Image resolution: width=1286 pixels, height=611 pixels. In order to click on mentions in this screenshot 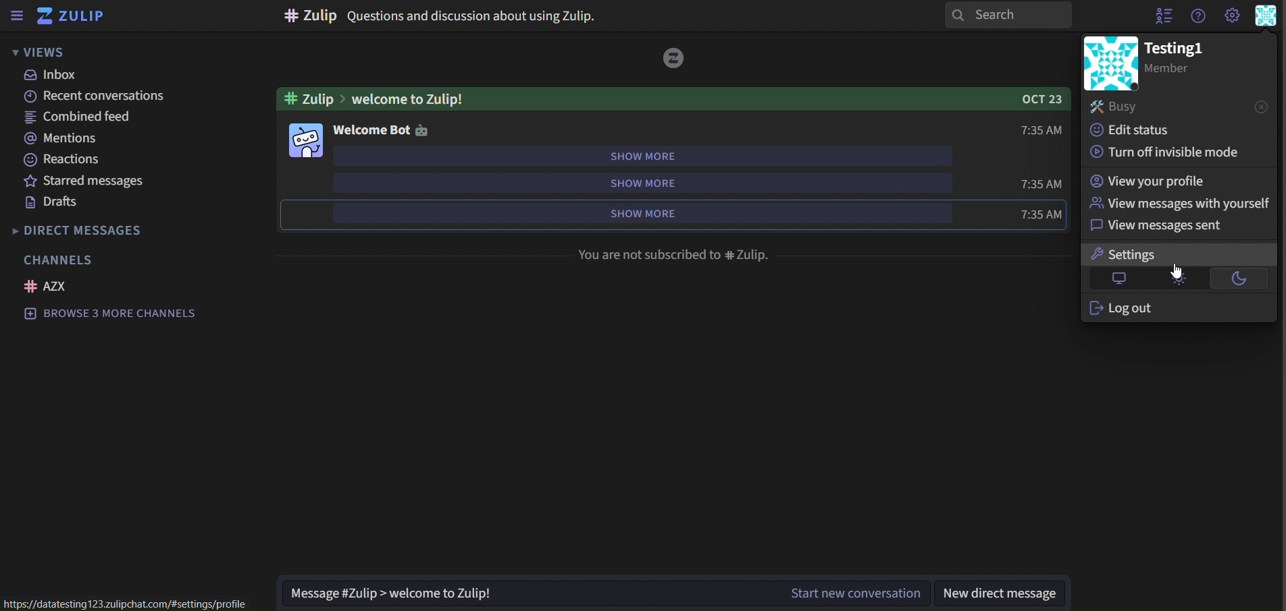, I will do `click(63, 138)`.